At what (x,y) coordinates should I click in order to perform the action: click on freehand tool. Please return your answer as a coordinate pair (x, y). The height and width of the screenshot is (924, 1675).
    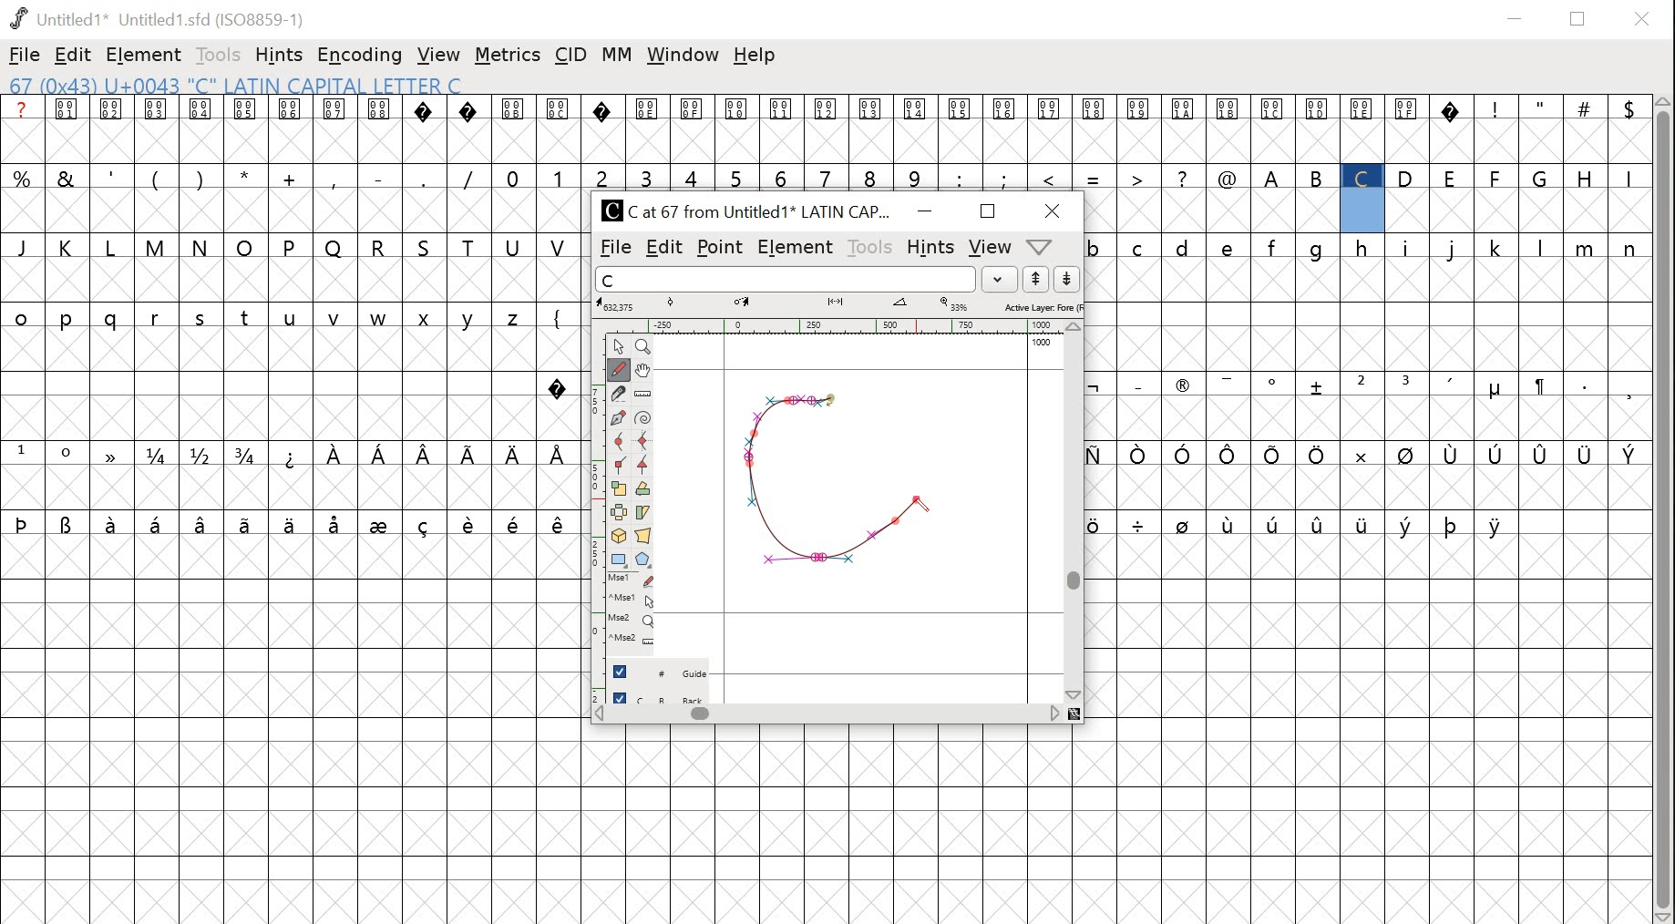
    Looking at the image, I should click on (622, 369).